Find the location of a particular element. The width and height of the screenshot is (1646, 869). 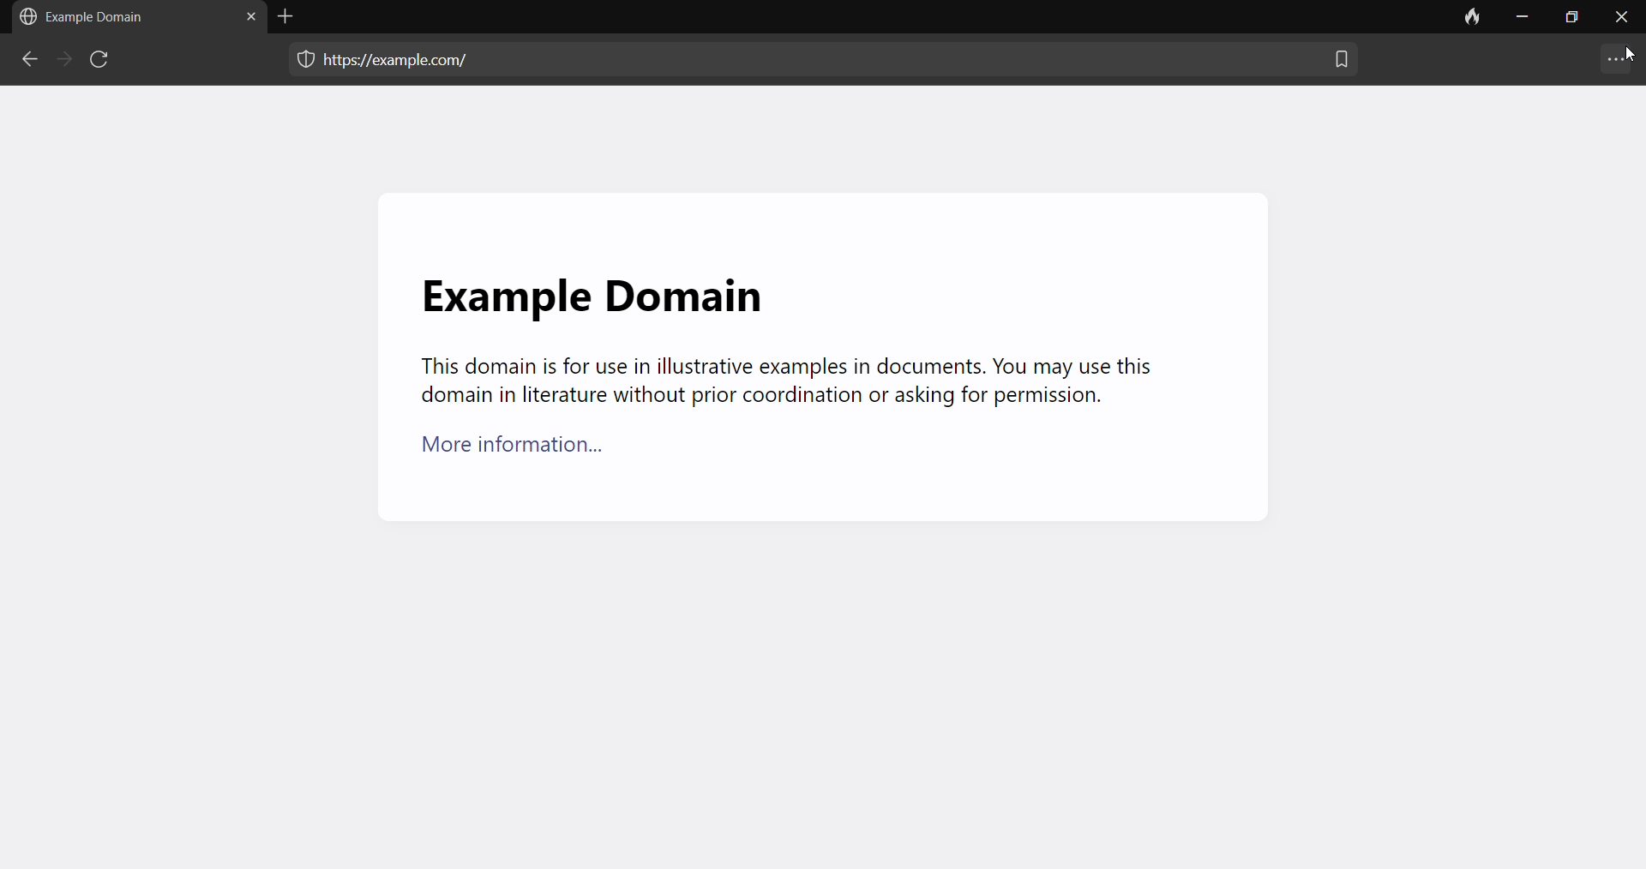

close tab is located at coordinates (246, 20).